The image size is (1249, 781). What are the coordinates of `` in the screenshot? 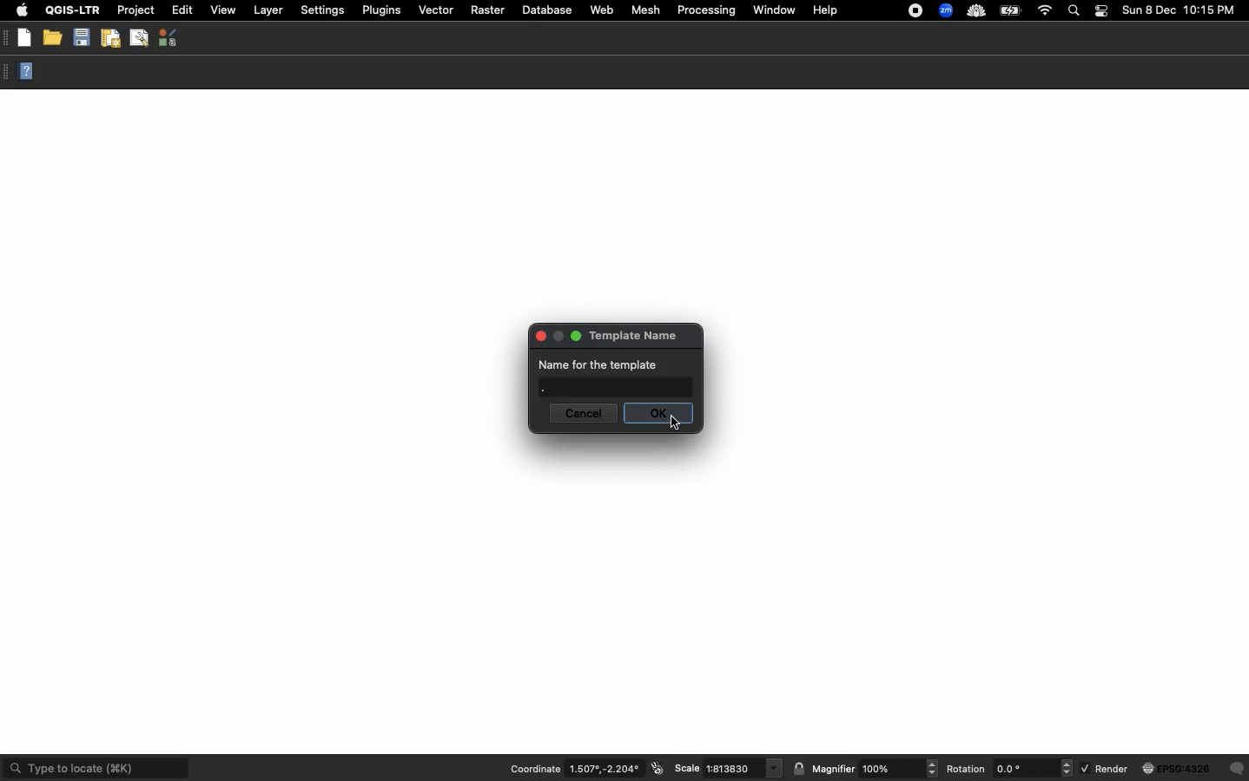 It's located at (1238, 769).